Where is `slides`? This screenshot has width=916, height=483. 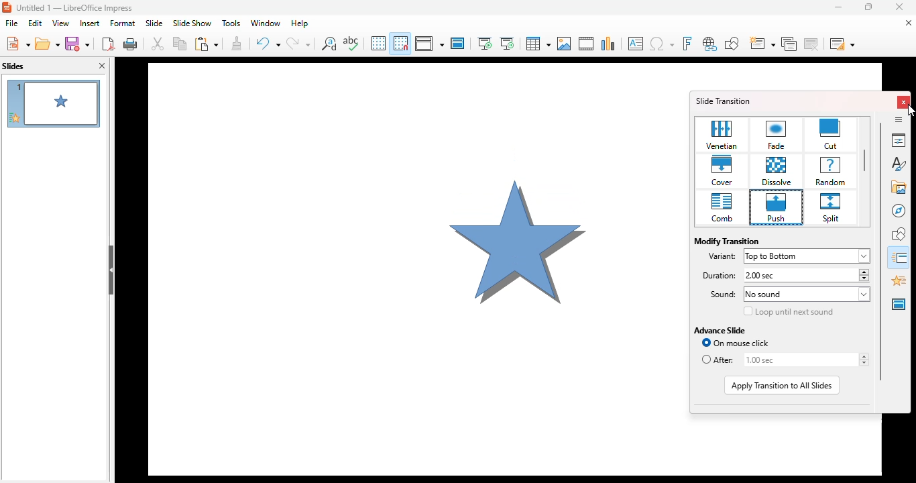
slides is located at coordinates (13, 66).